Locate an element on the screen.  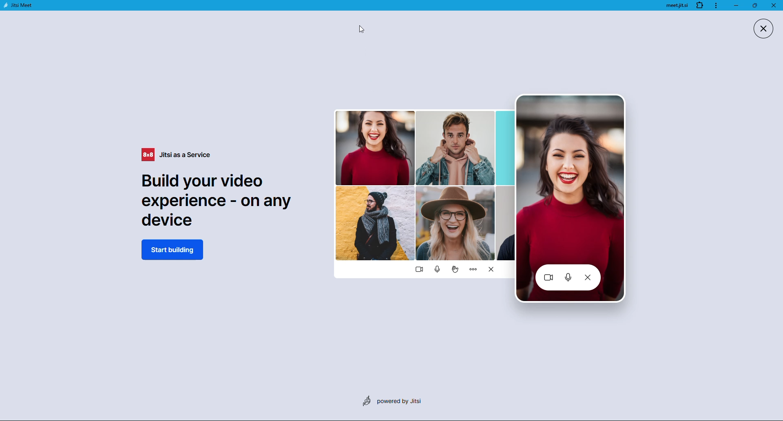
cursor is located at coordinates (361, 31).